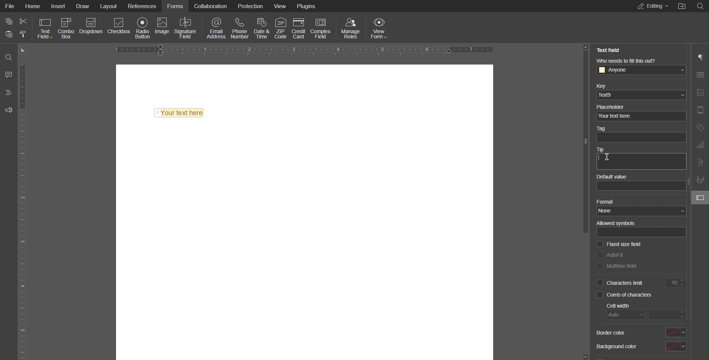 This screenshot has width=709, height=360. Describe the element at coordinates (617, 349) in the screenshot. I see `Background Color` at that location.